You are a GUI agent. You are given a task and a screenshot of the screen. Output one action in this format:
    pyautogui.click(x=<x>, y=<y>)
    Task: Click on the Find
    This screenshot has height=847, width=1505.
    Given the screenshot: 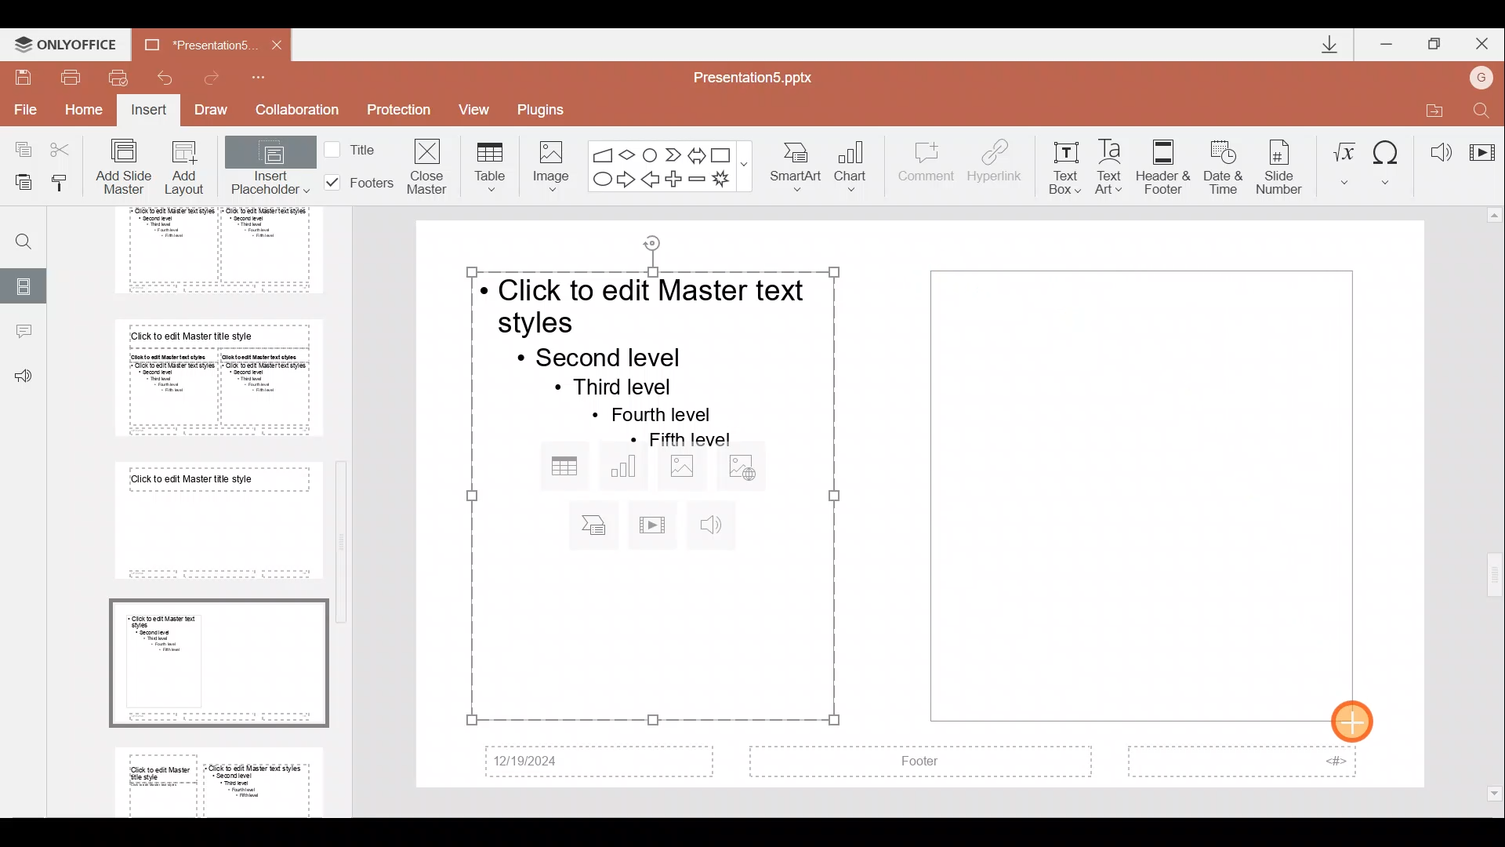 What is the action you would take?
    pyautogui.click(x=1483, y=107)
    